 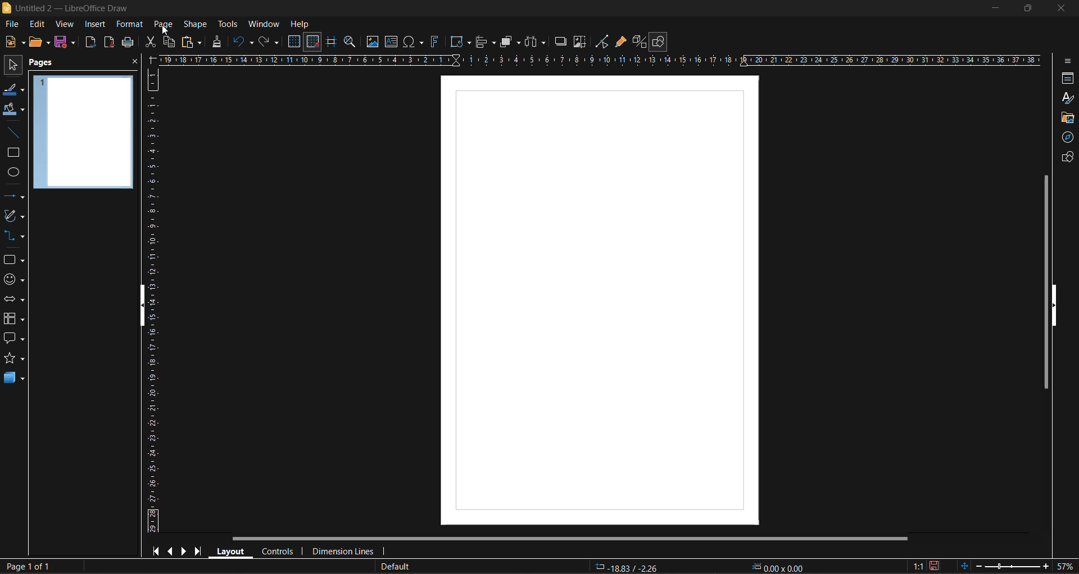 I want to click on controls, so click(x=279, y=552).